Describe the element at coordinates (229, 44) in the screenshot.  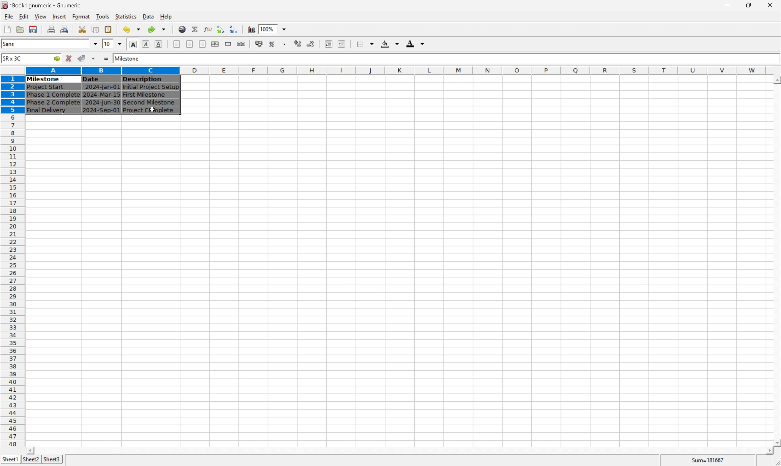
I see `merge a range of cells` at that location.